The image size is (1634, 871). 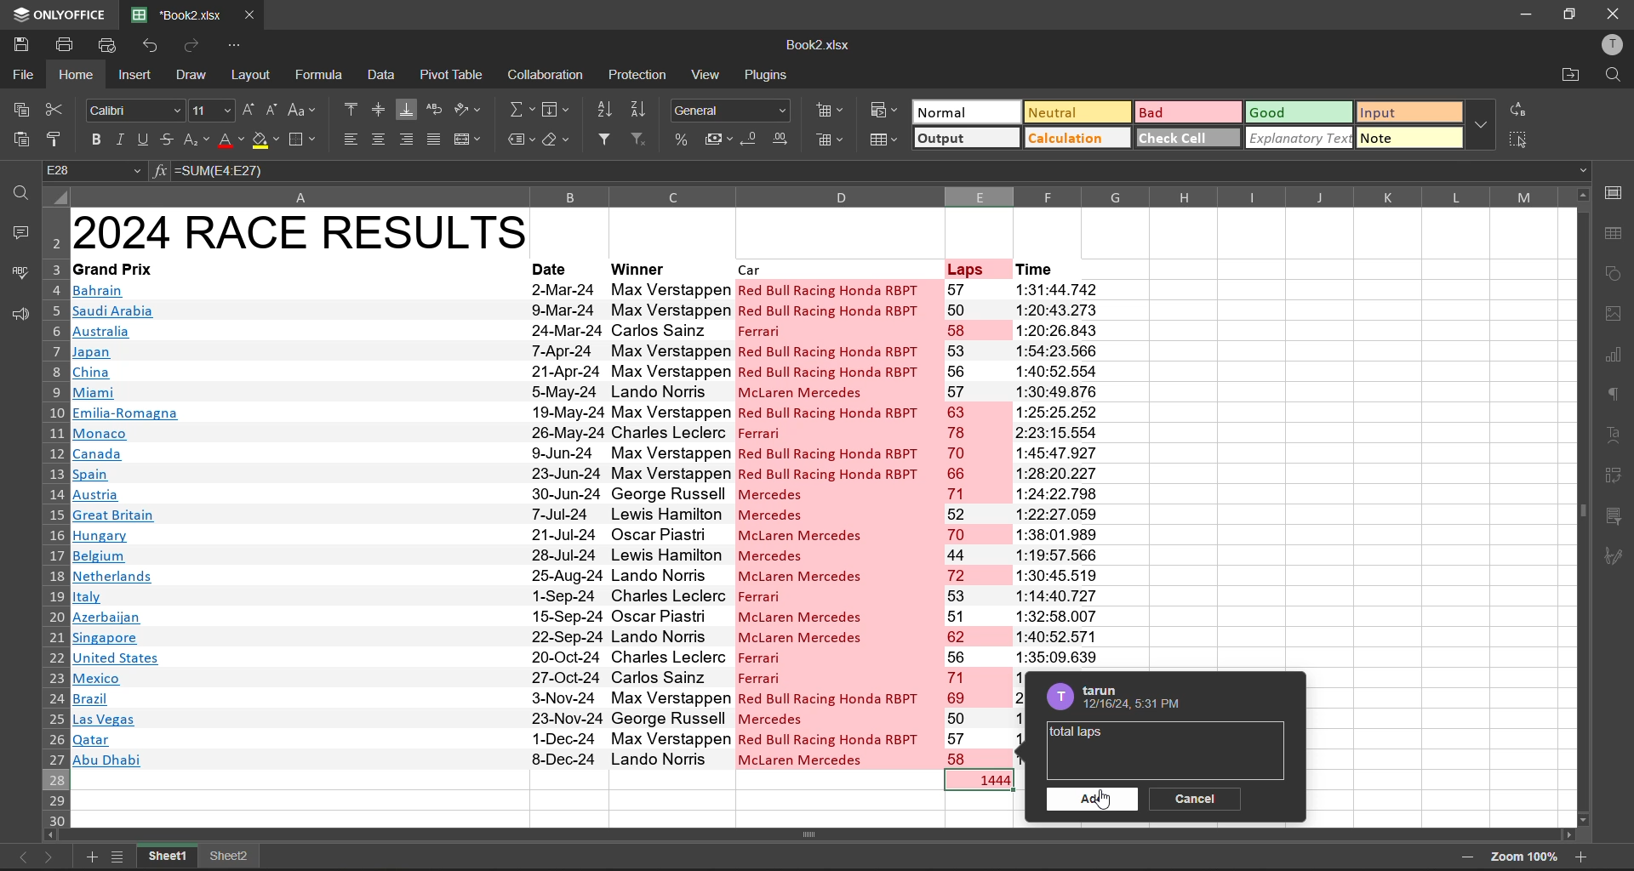 What do you see at coordinates (405, 108) in the screenshot?
I see `align bottom` at bounding box center [405, 108].